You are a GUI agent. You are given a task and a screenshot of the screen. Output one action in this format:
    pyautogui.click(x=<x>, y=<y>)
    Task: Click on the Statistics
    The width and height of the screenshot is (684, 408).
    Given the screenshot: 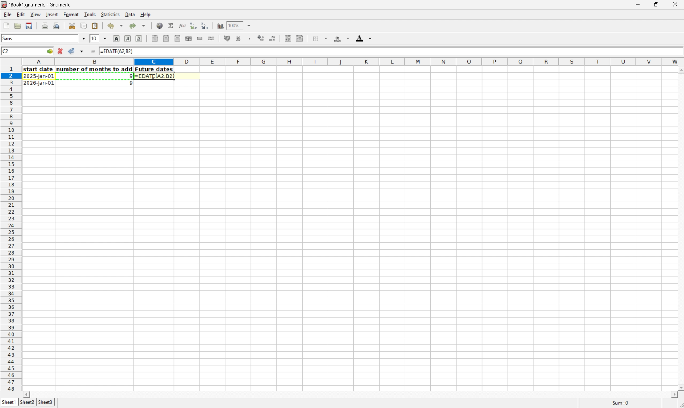 What is the action you would take?
    pyautogui.click(x=110, y=14)
    